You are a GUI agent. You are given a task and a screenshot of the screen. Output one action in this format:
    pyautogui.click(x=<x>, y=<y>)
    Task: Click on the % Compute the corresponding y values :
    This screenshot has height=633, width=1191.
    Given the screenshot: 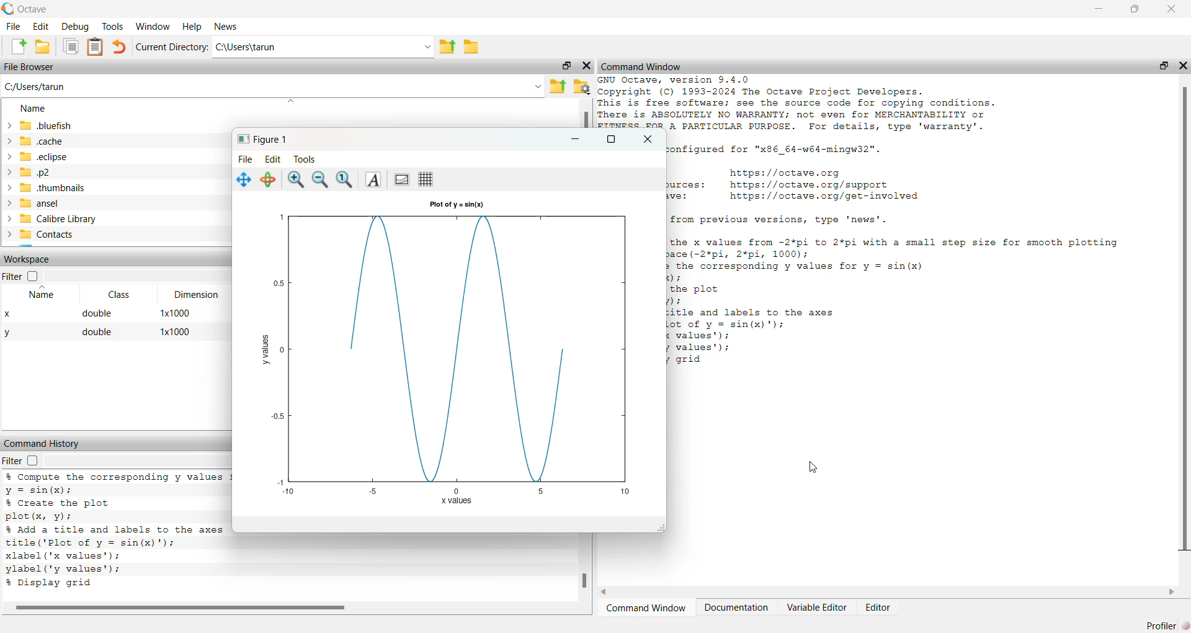 What is the action you would take?
    pyautogui.click(x=116, y=477)
    